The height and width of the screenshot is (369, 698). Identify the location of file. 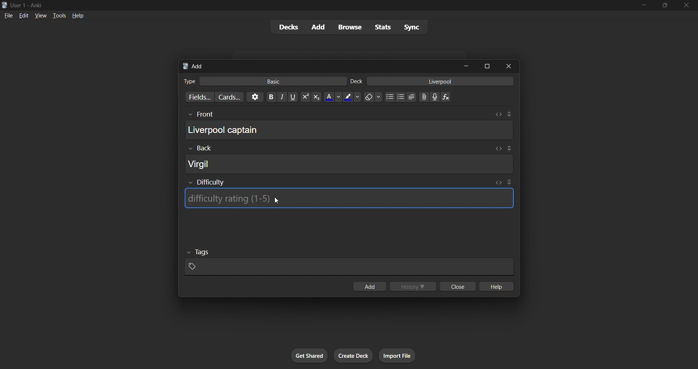
(8, 15).